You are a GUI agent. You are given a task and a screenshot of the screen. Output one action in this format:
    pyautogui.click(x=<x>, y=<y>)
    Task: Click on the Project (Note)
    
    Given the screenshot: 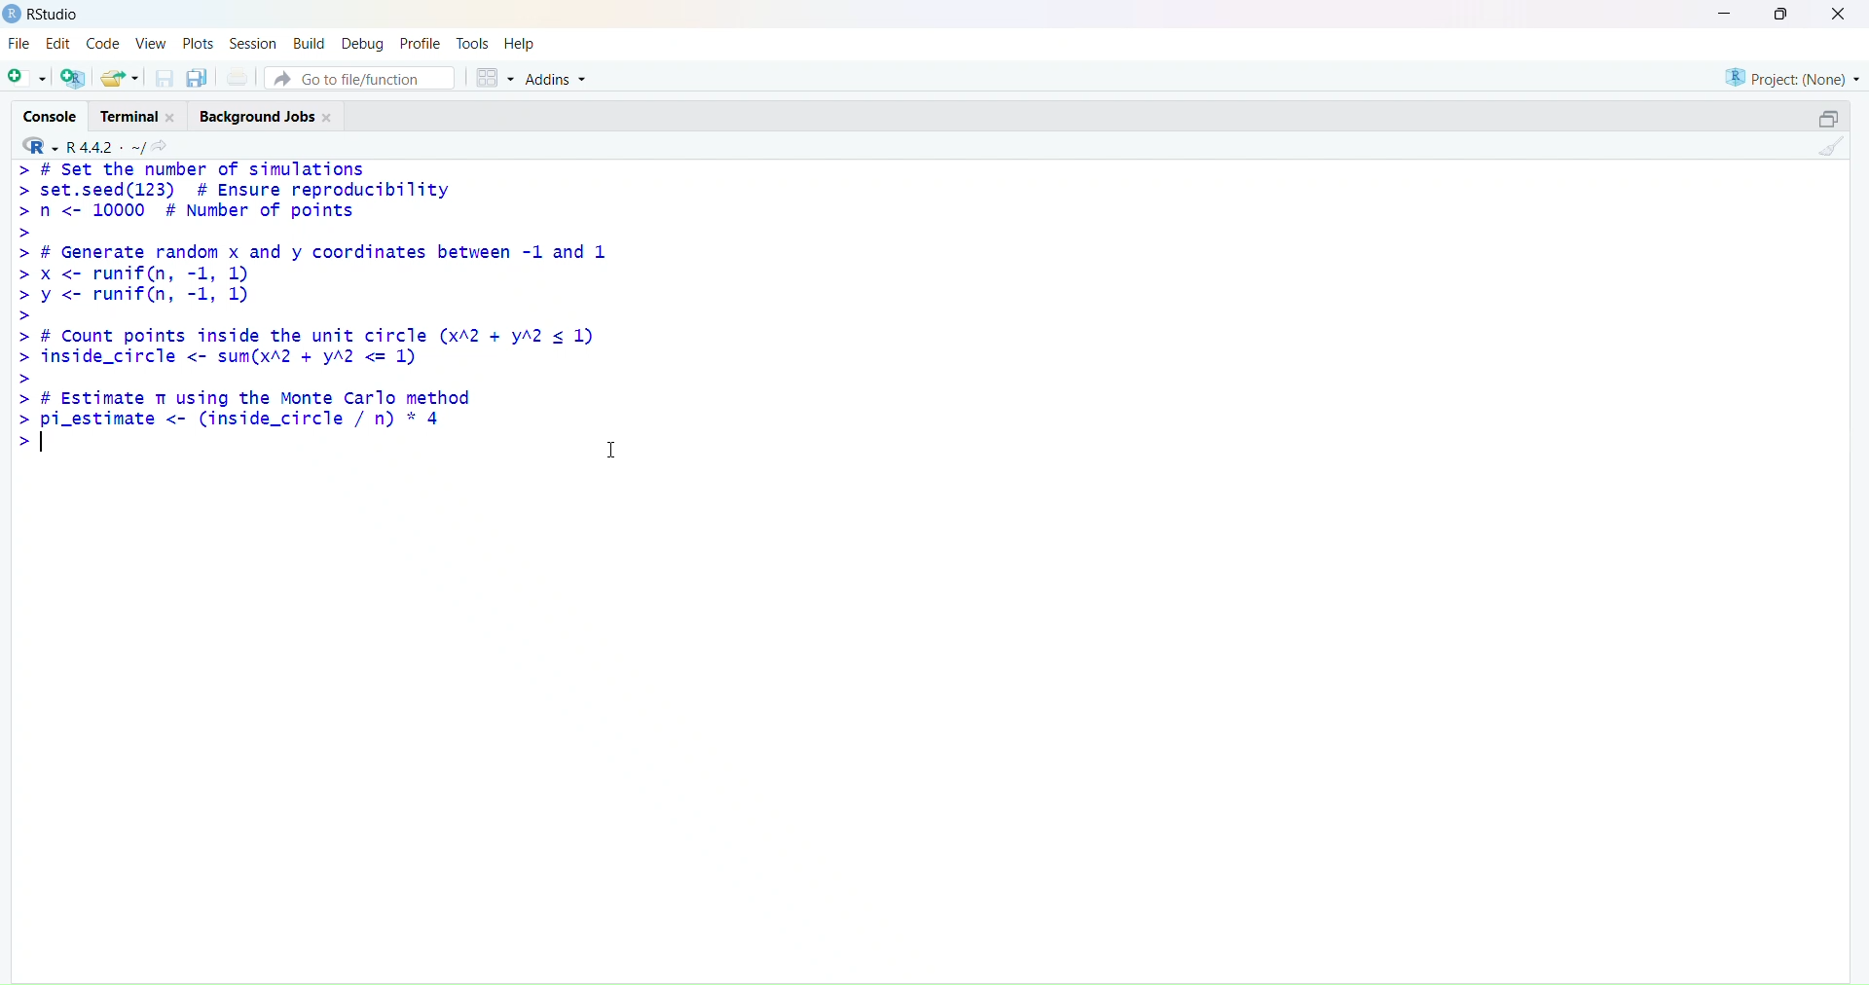 What is the action you would take?
    pyautogui.click(x=1785, y=78)
    